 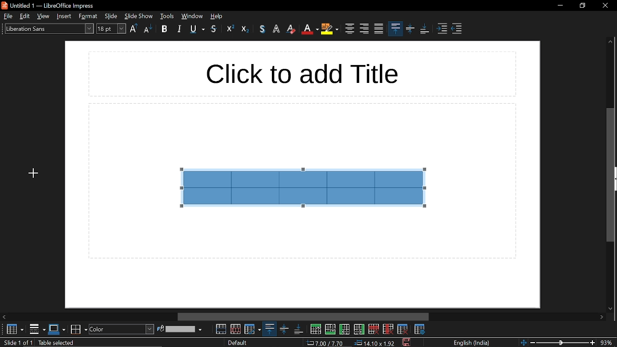 I want to click on text color, so click(x=262, y=29).